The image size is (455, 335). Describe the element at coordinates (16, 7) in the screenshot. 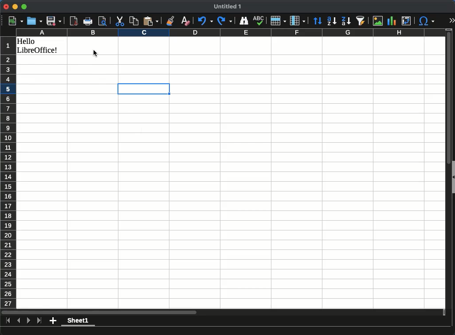

I see `minimize` at that location.